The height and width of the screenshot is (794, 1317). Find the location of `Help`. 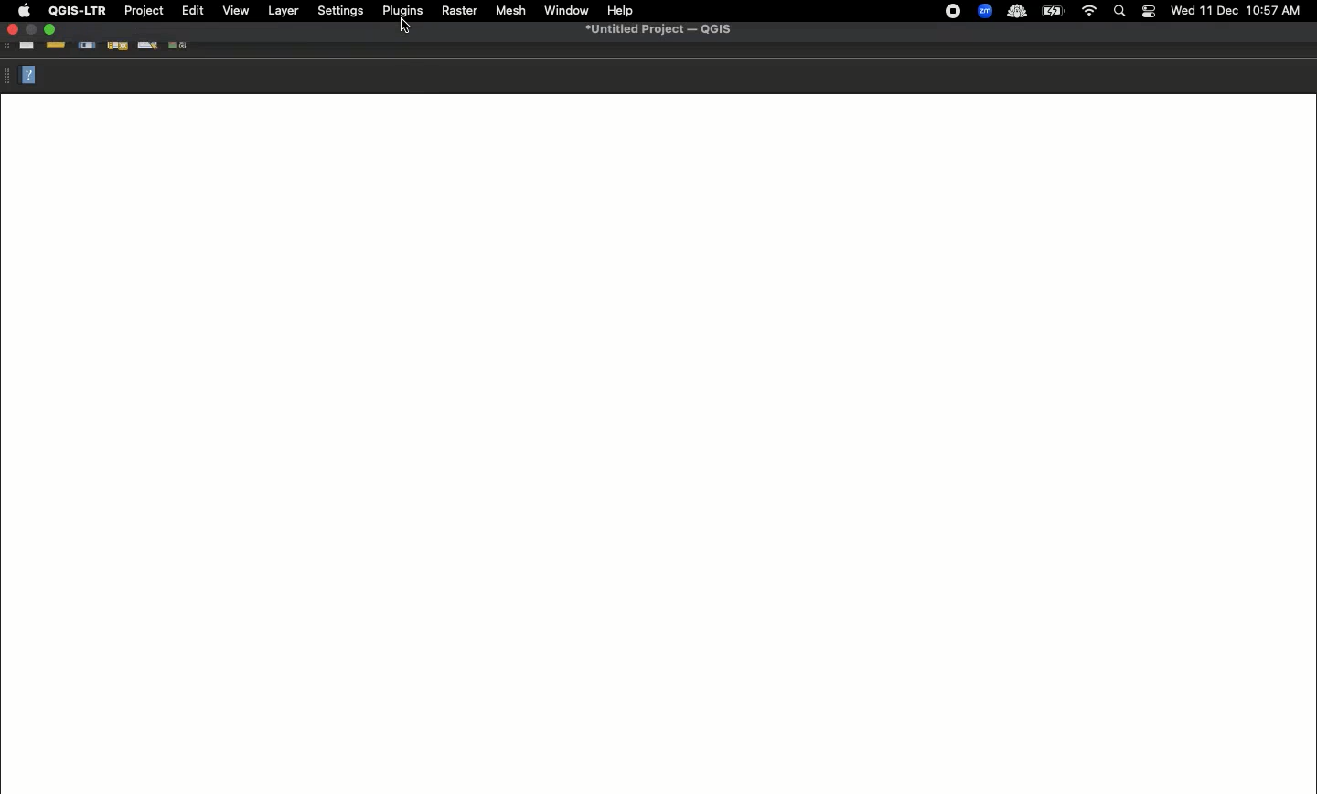

Help is located at coordinates (621, 10).